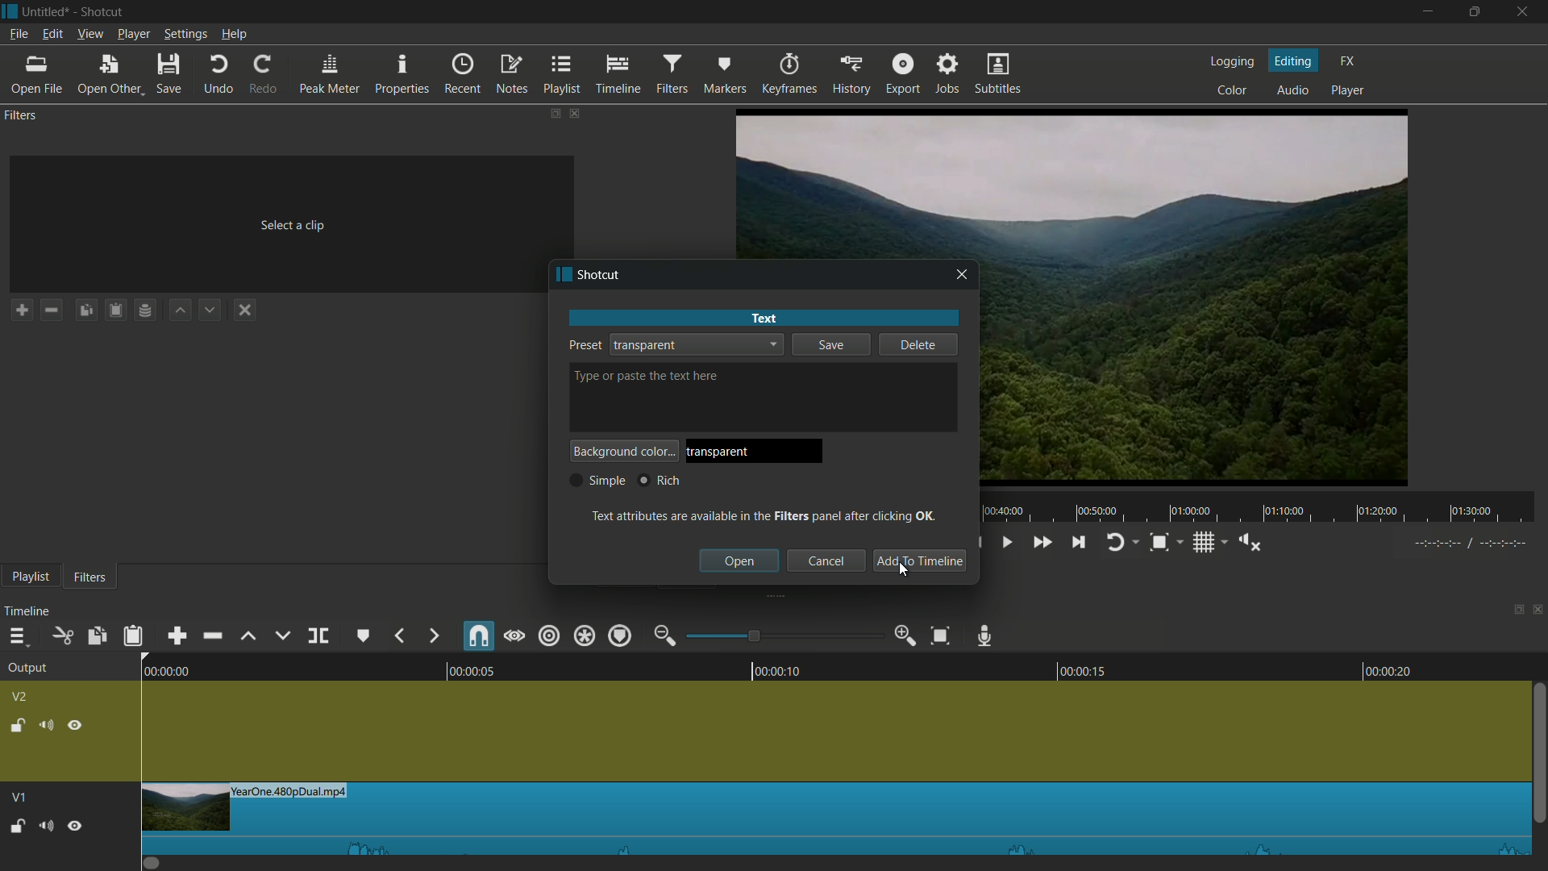 The width and height of the screenshot is (1548, 871). I want to click on deselect the filter, so click(245, 310).